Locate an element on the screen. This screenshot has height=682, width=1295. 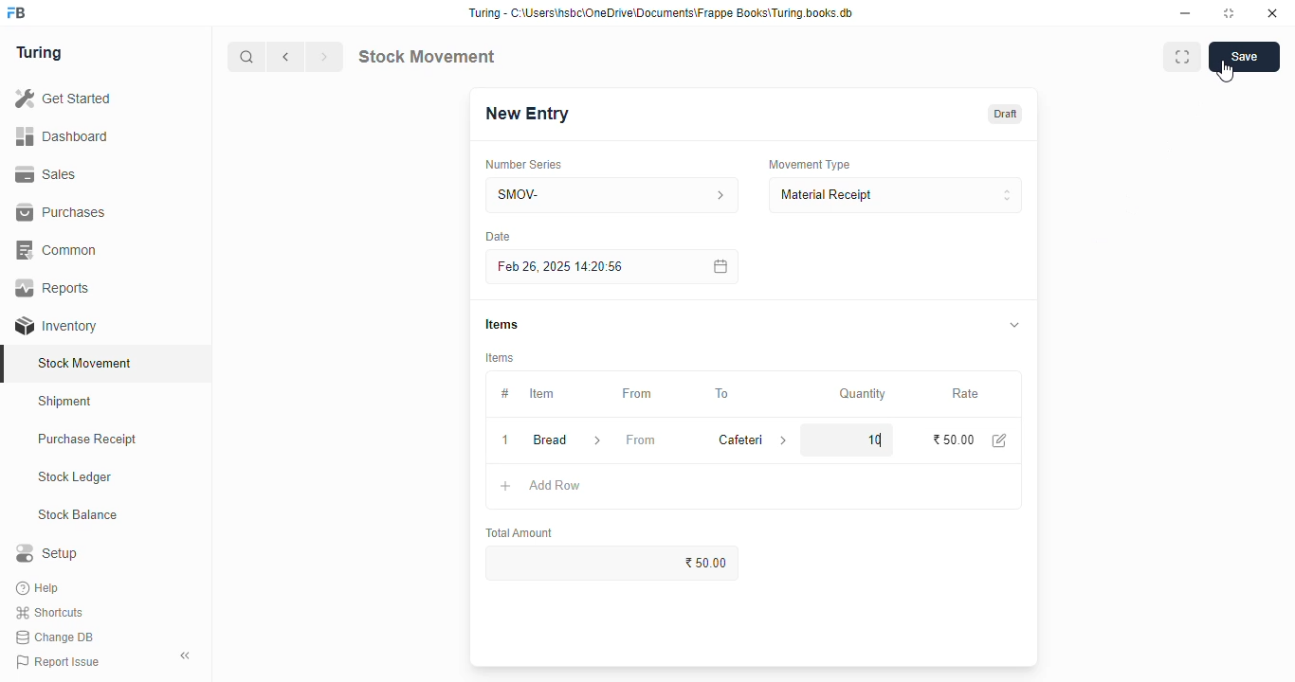
cafeteria information is located at coordinates (785, 440).